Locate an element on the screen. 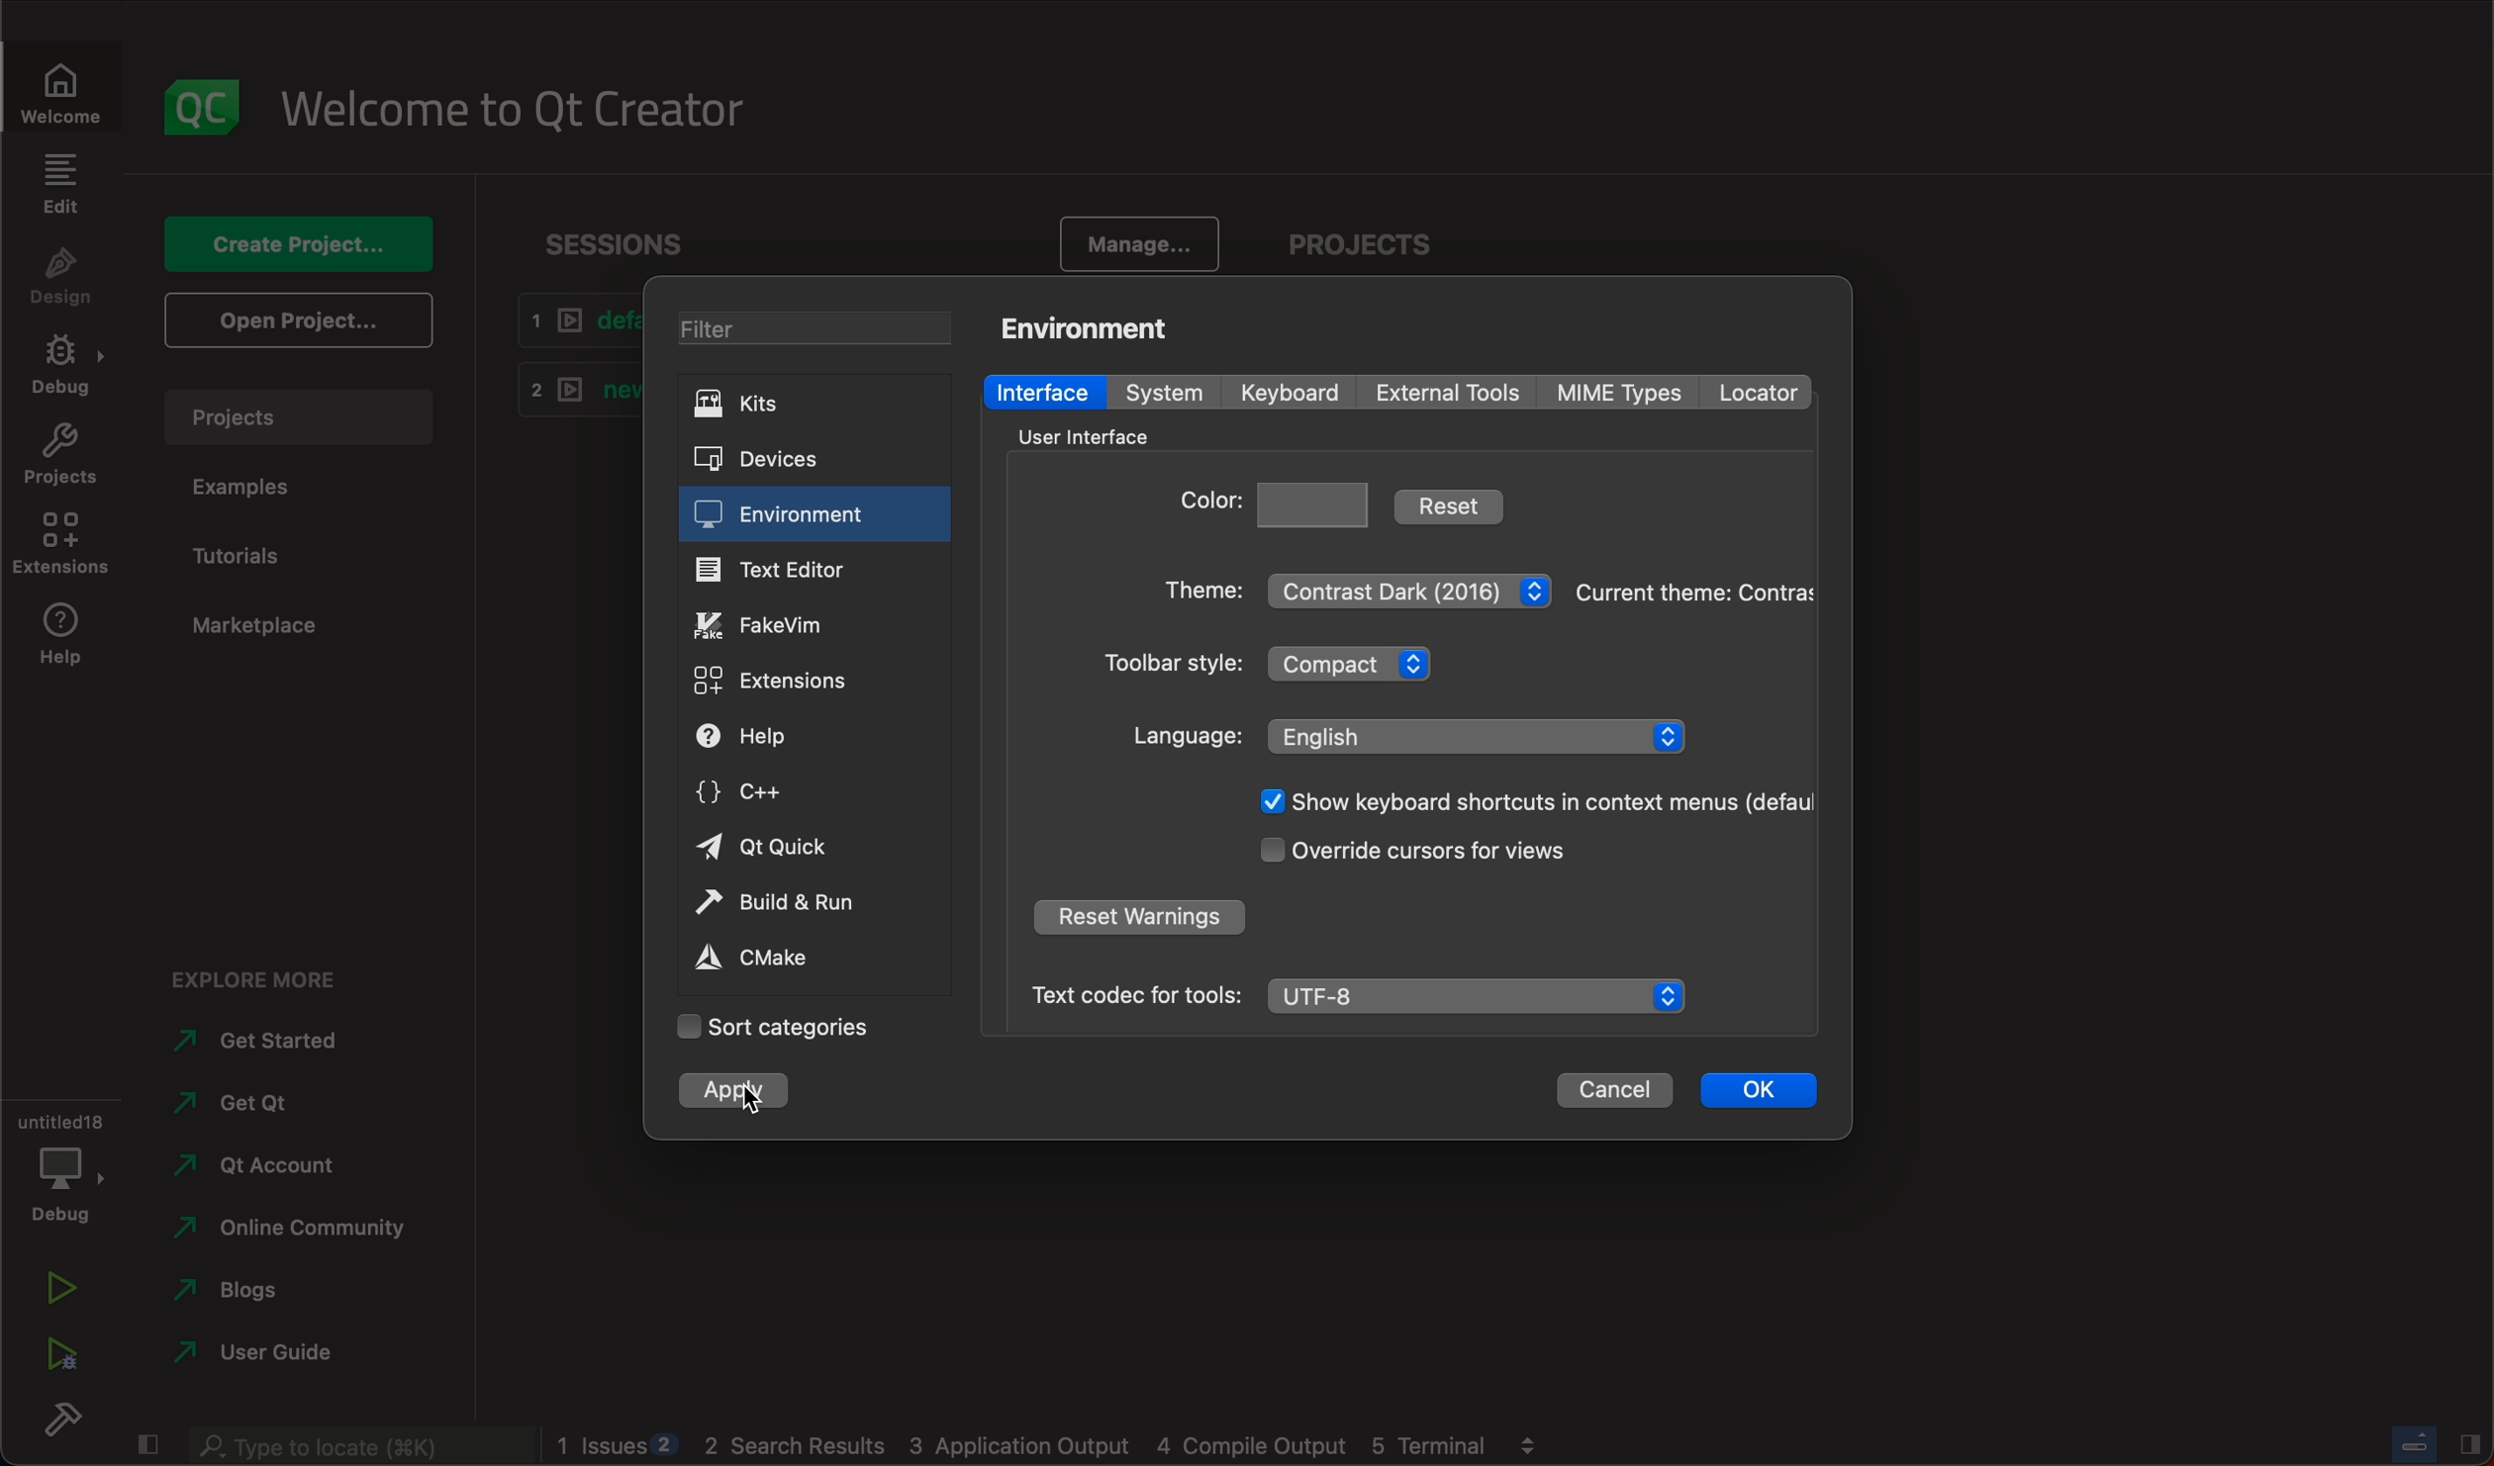  theme is located at coordinates (1356, 586).